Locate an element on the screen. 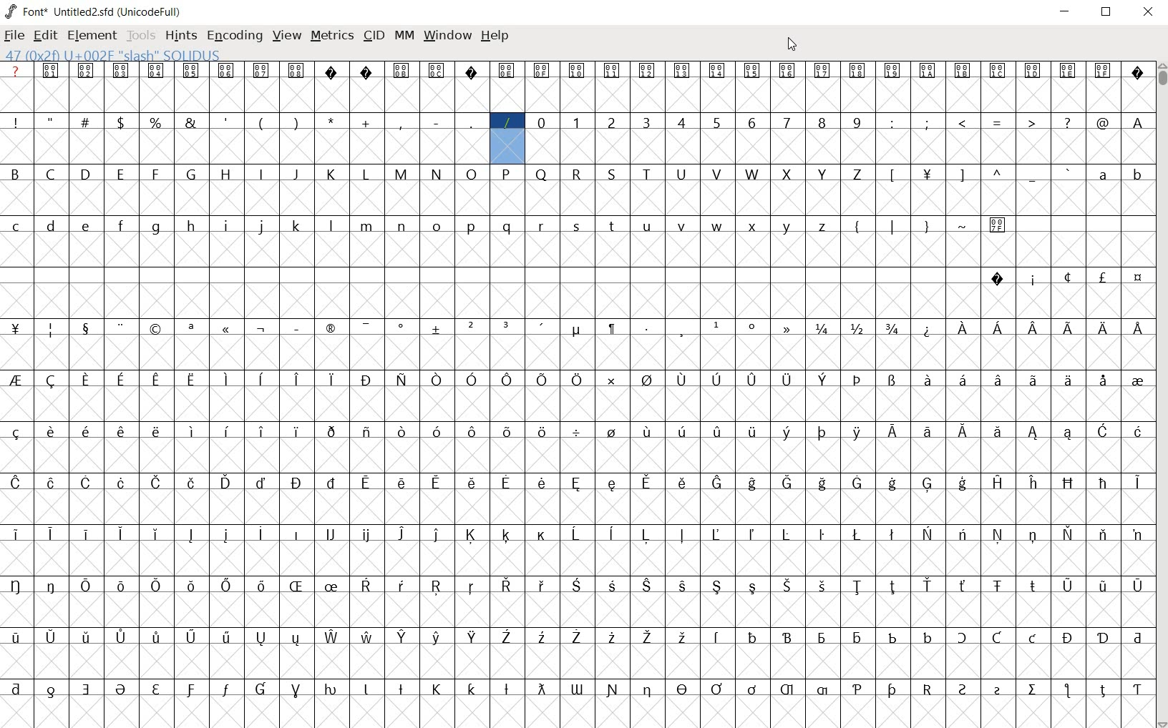  glyph is located at coordinates (261, 173).